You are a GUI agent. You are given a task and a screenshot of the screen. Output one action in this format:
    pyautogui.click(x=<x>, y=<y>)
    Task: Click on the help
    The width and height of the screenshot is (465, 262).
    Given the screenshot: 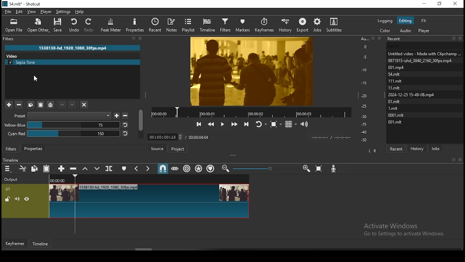 What is the action you would take?
    pyautogui.click(x=80, y=11)
    